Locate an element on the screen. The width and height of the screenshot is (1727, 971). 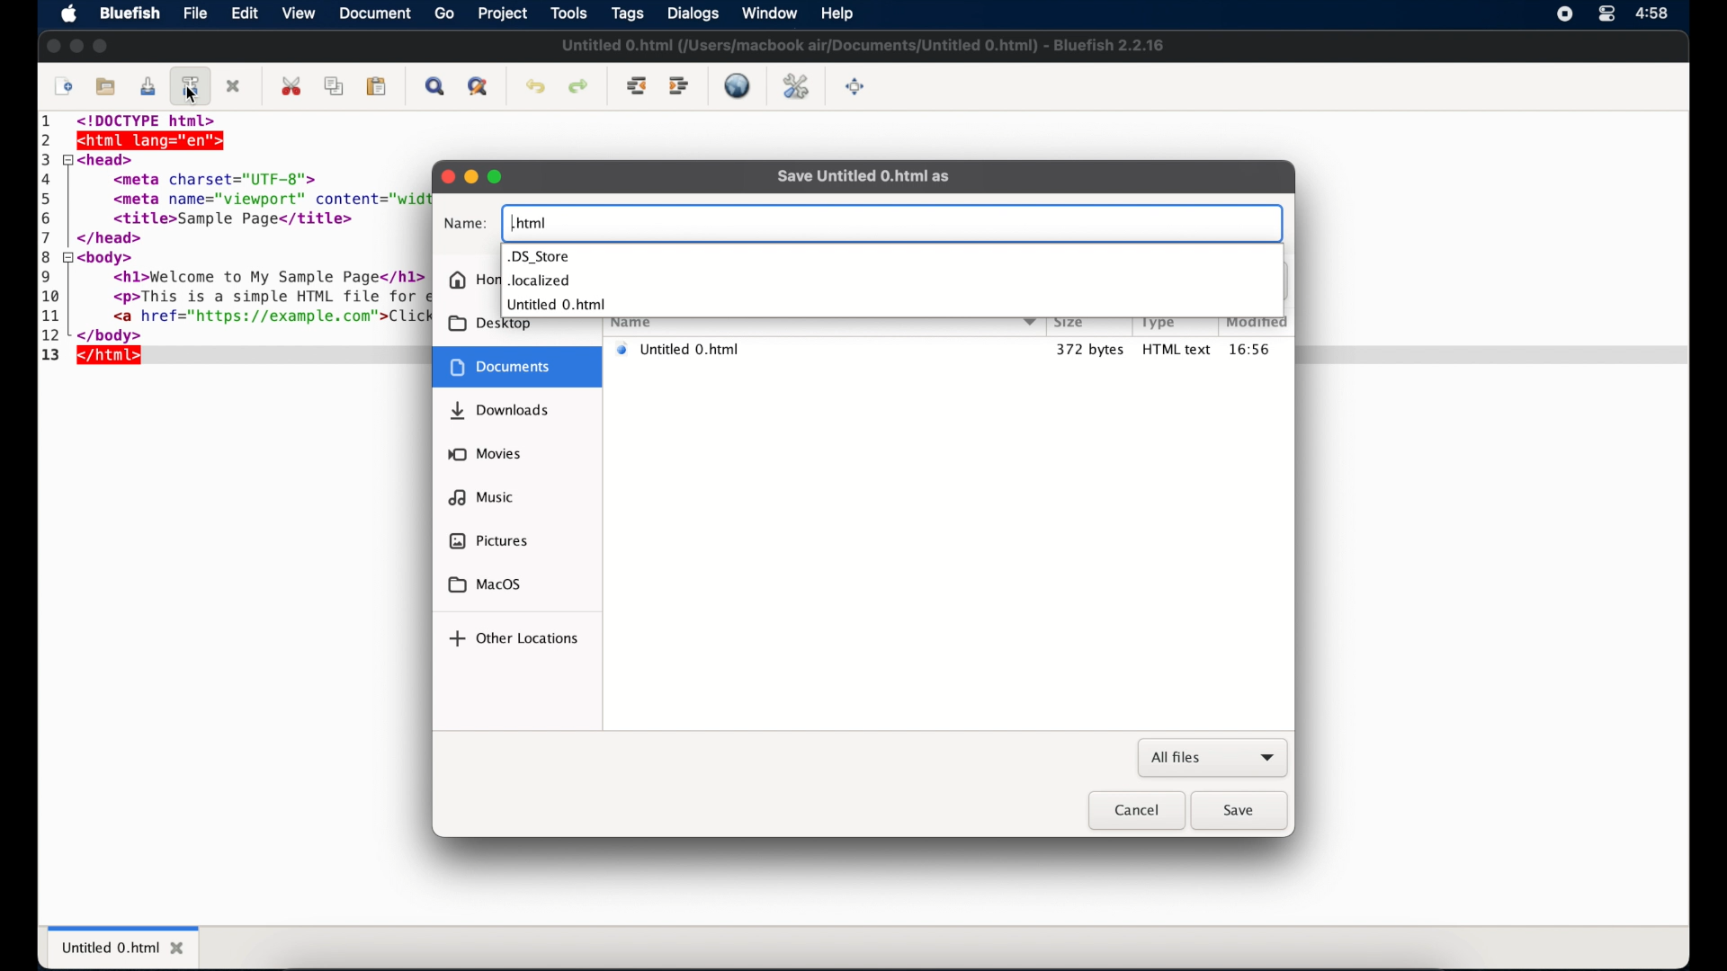
help is located at coordinates (836, 13).